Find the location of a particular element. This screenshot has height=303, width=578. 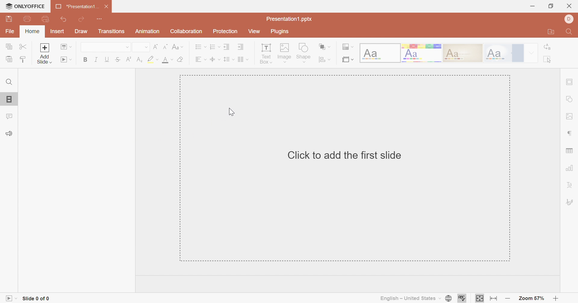

Collection is located at coordinates (186, 31).